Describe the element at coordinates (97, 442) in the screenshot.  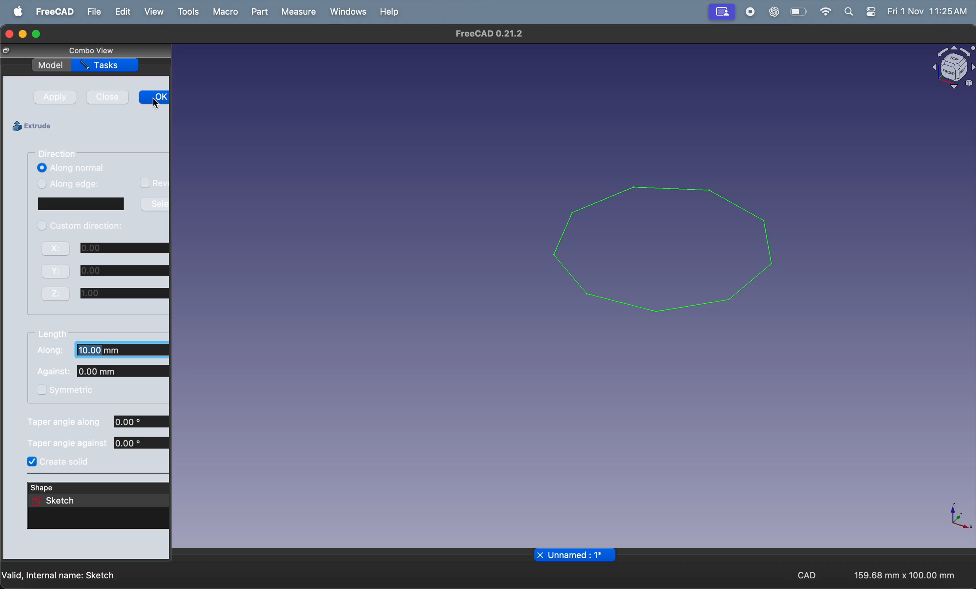
I see `tapper angle against 0.00` at that location.